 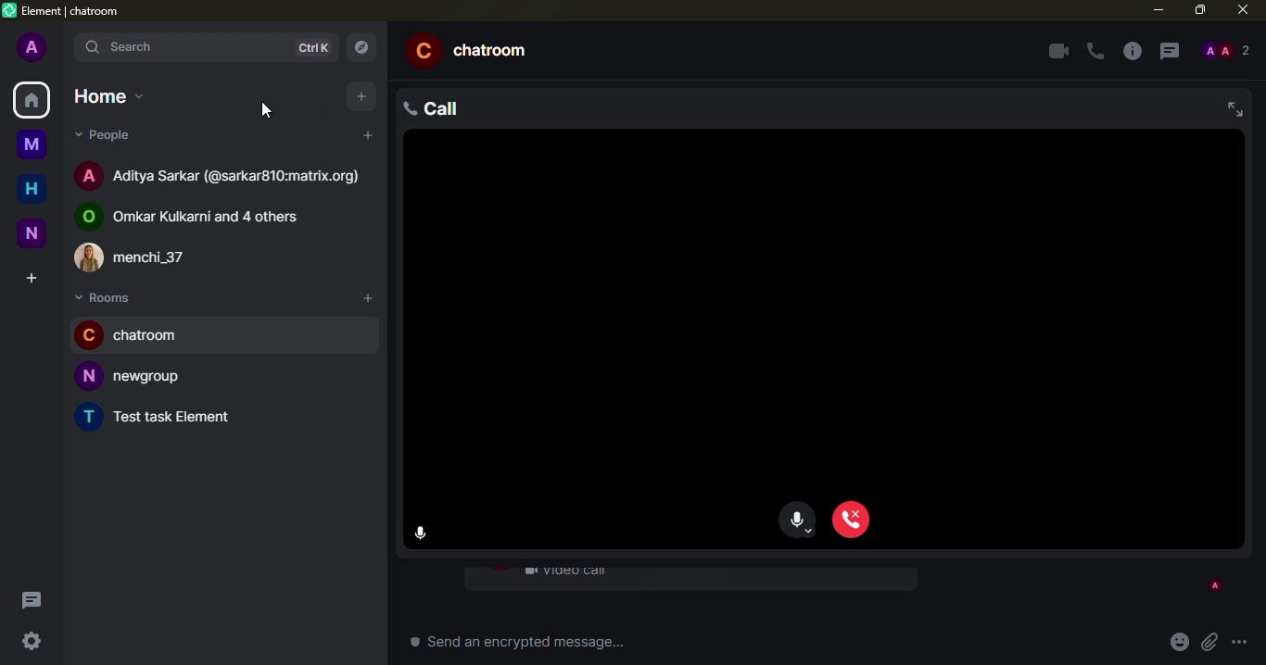 What do you see at coordinates (32, 645) in the screenshot?
I see `quick settings` at bounding box center [32, 645].